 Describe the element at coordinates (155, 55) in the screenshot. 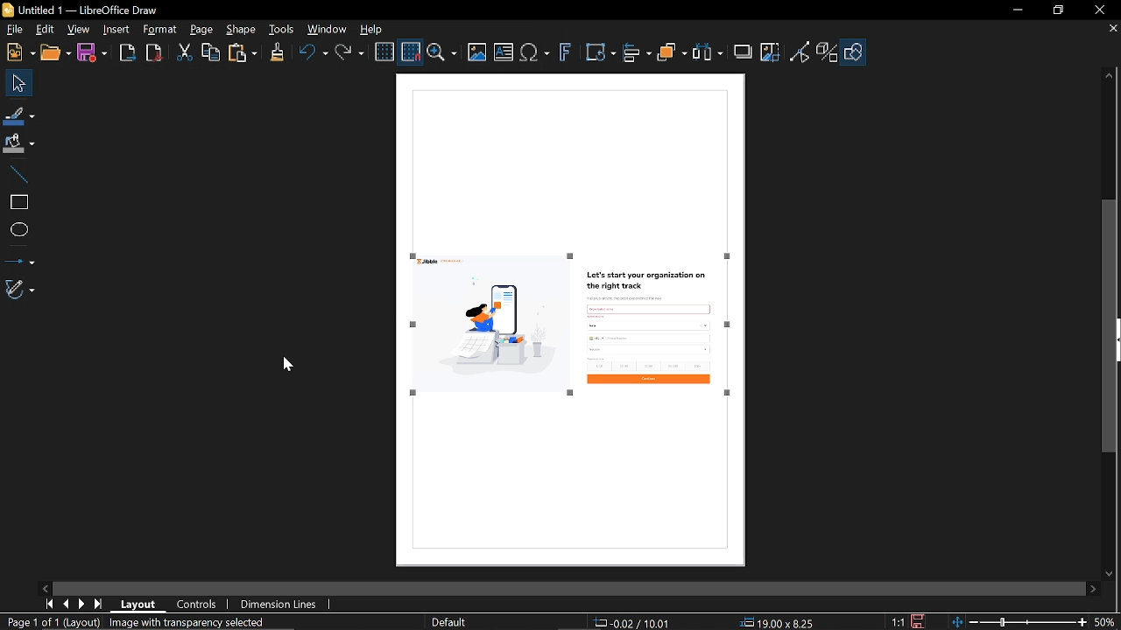

I see `Export PDF` at that location.